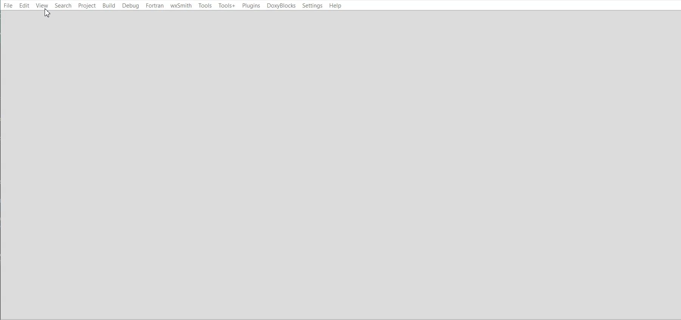  Describe the element at coordinates (87, 5) in the screenshot. I see `Project` at that location.